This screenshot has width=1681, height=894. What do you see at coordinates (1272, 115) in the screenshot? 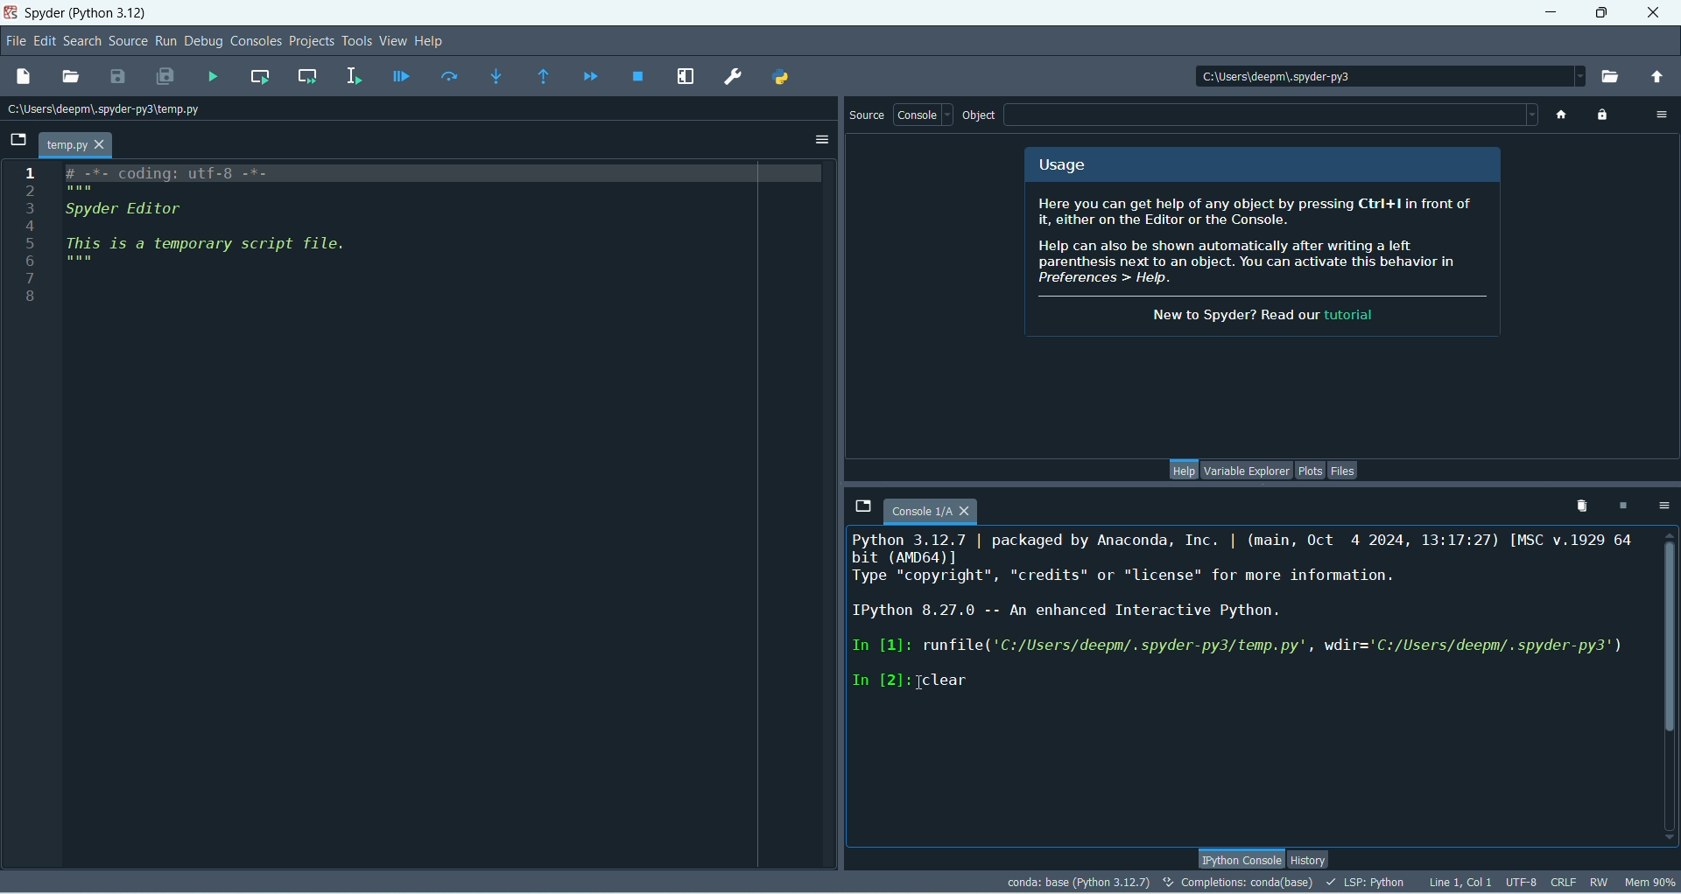
I see `blank space` at bounding box center [1272, 115].